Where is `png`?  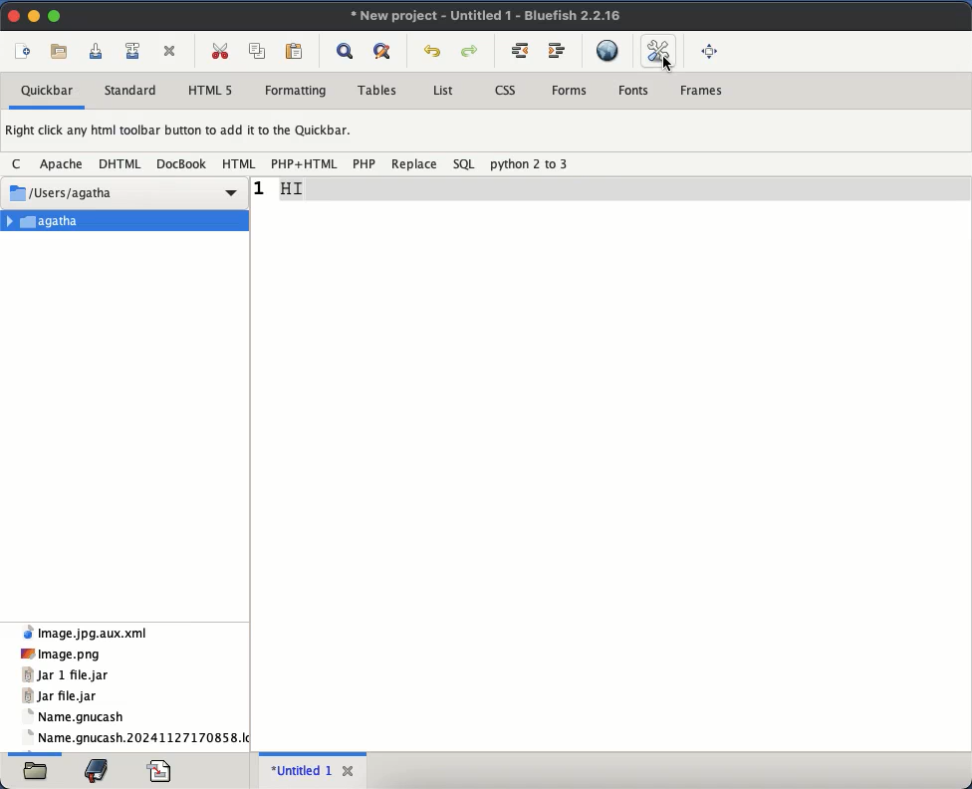
png is located at coordinates (59, 653).